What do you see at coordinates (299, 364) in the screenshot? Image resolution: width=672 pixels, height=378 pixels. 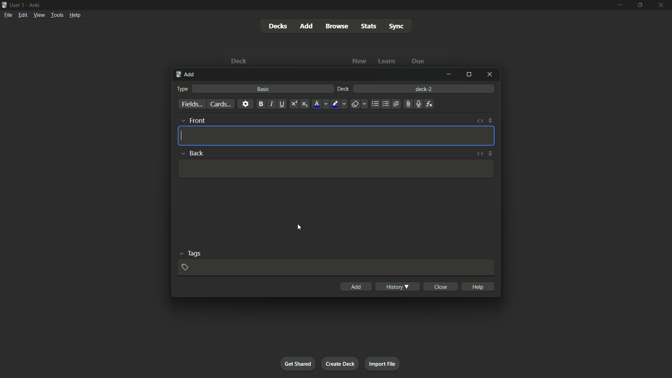 I see `get shared` at bounding box center [299, 364].